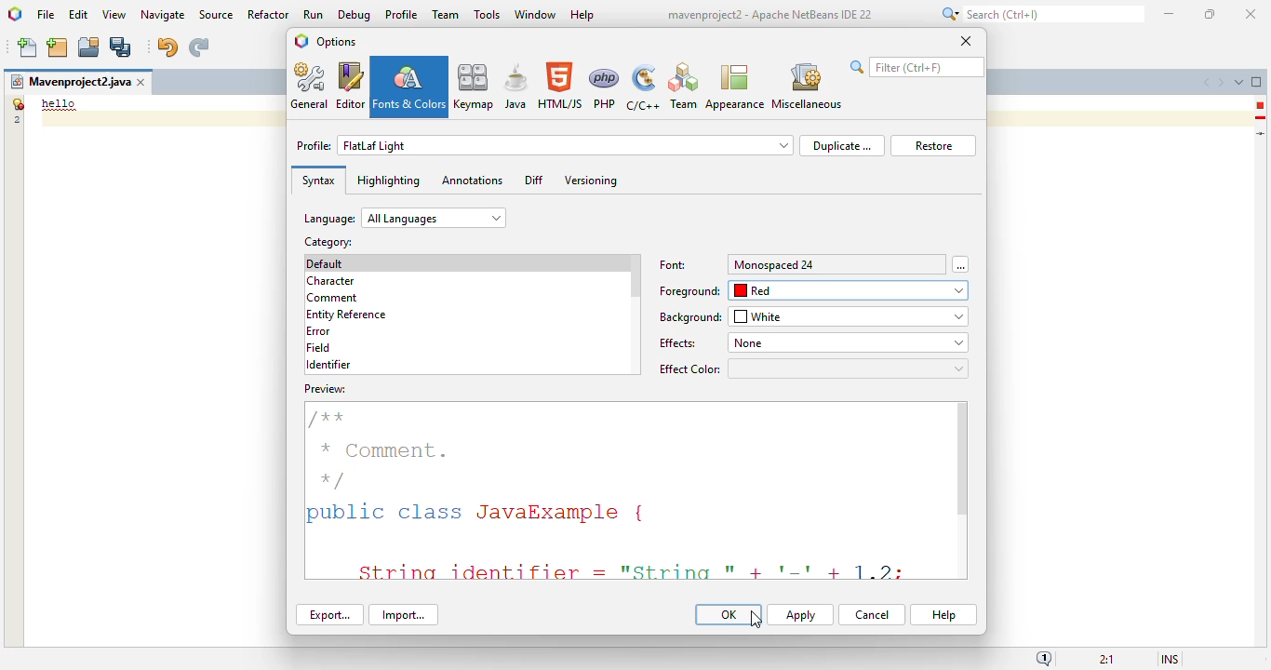 This screenshot has height=670, width=1271. What do you see at coordinates (729, 614) in the screenshot?
I see `OK` at bounding box center [729, 614].